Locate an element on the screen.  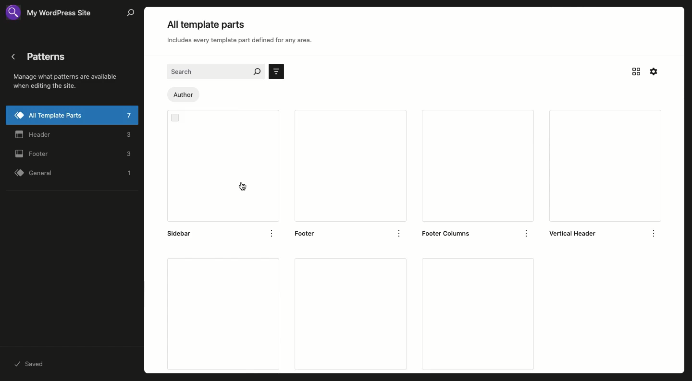
options is located at coordinates (401, 233).